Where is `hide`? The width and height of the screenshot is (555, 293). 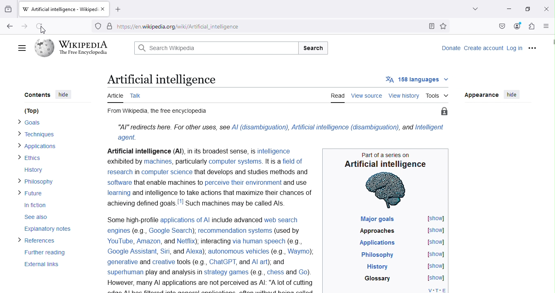 hide is located at coordinates (63, 96).